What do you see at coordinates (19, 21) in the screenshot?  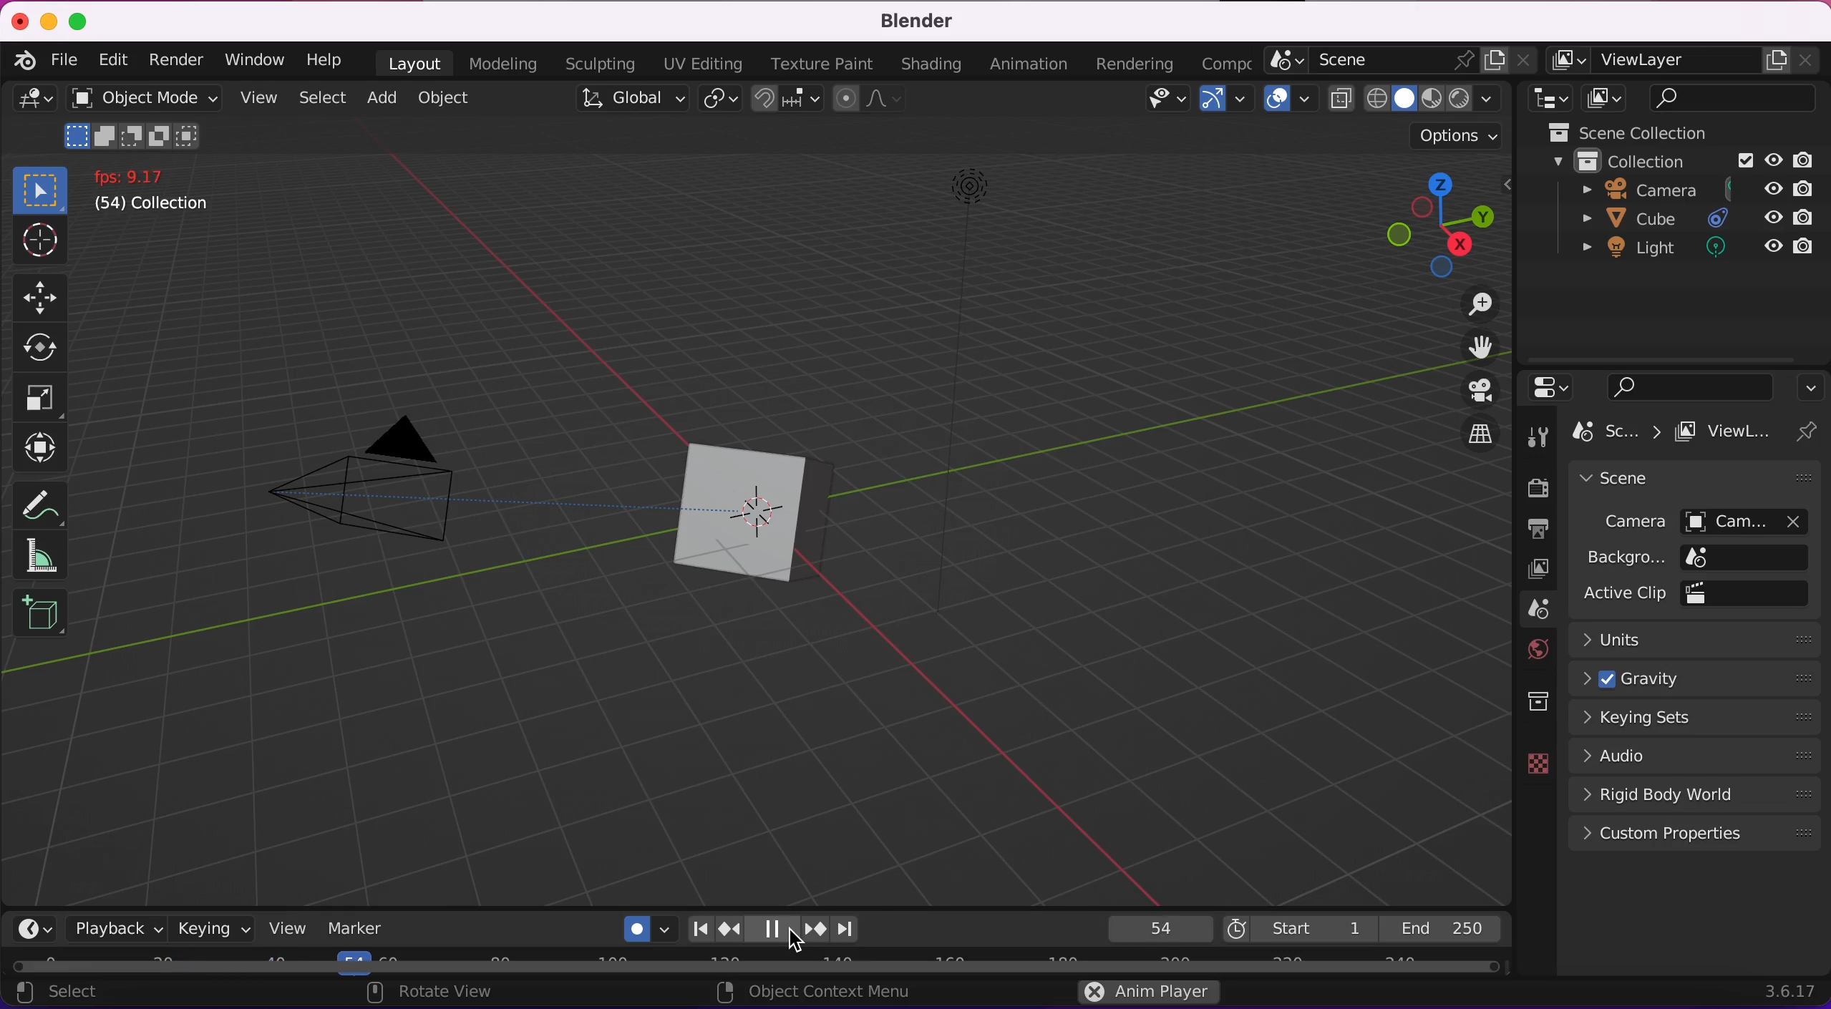 I see `close` at bounding box center [19, 21].